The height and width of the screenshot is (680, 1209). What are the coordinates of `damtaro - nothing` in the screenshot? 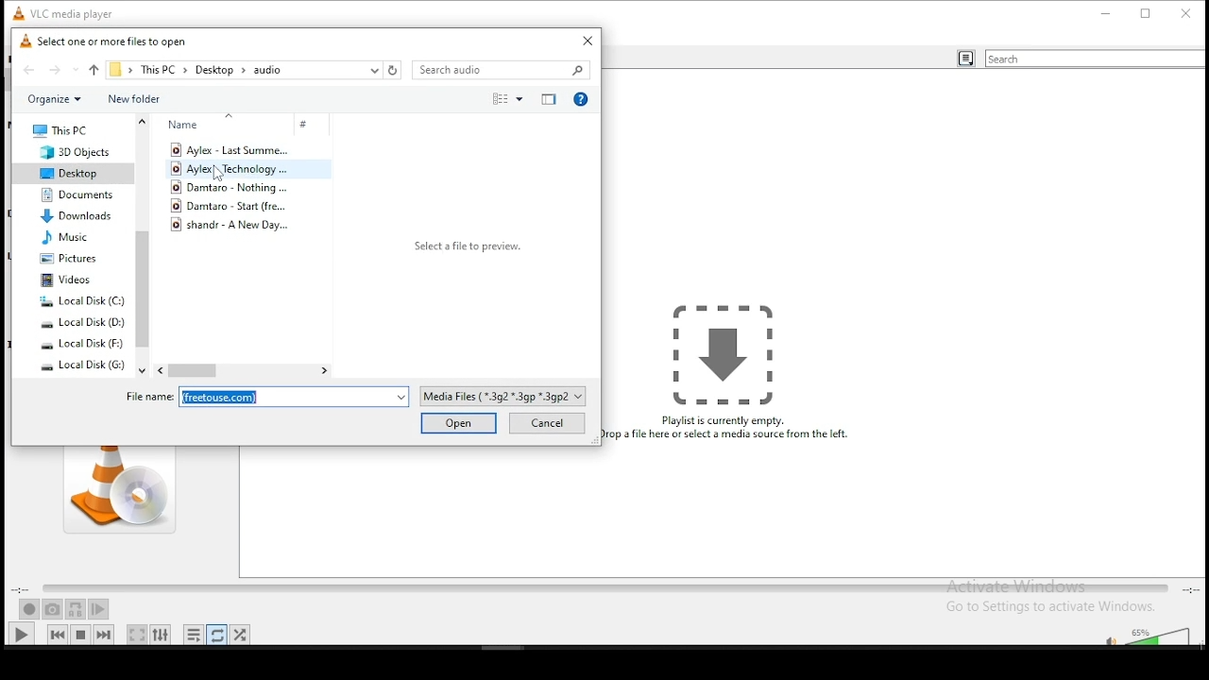 It's located at (233, 187).